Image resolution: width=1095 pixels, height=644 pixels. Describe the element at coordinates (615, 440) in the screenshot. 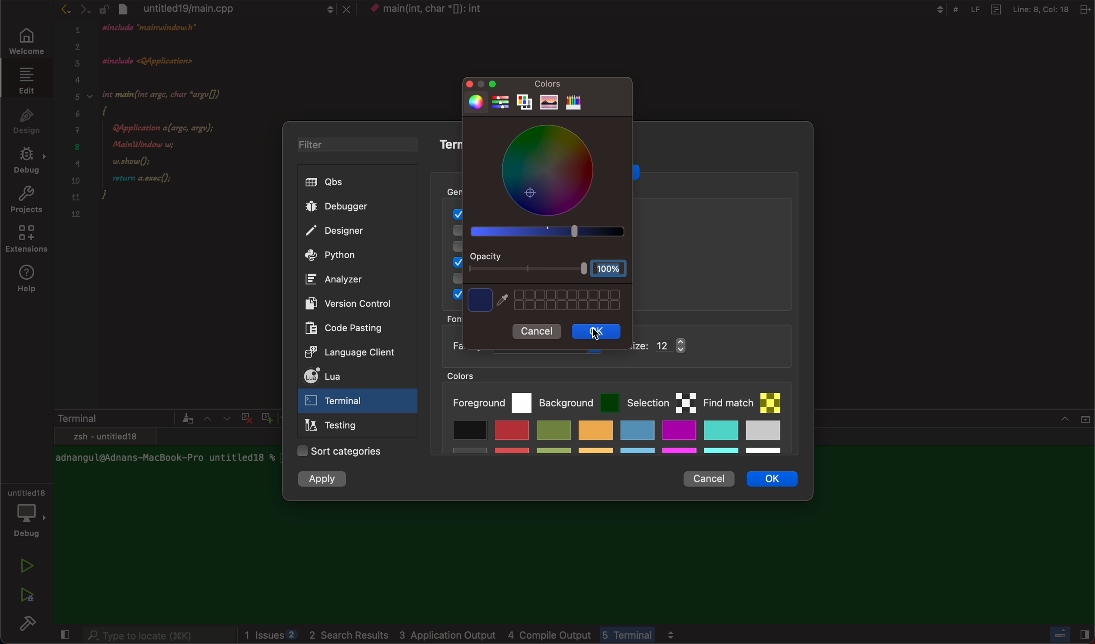

I see `color list` at that location.